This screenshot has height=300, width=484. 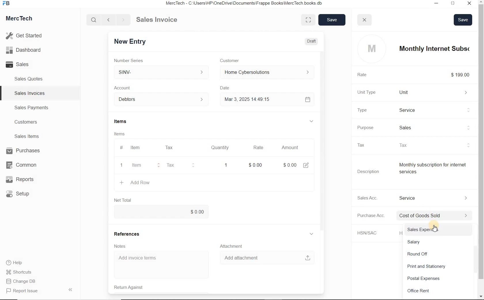 I want to click on Unit, so click(x=436, y=92).